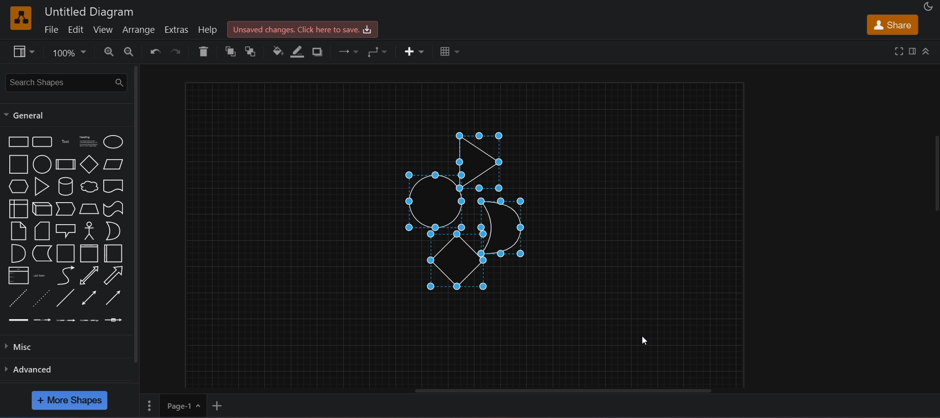 The width and height of the screenshot is (940, 418). I want to click on or, so click(113, 231).